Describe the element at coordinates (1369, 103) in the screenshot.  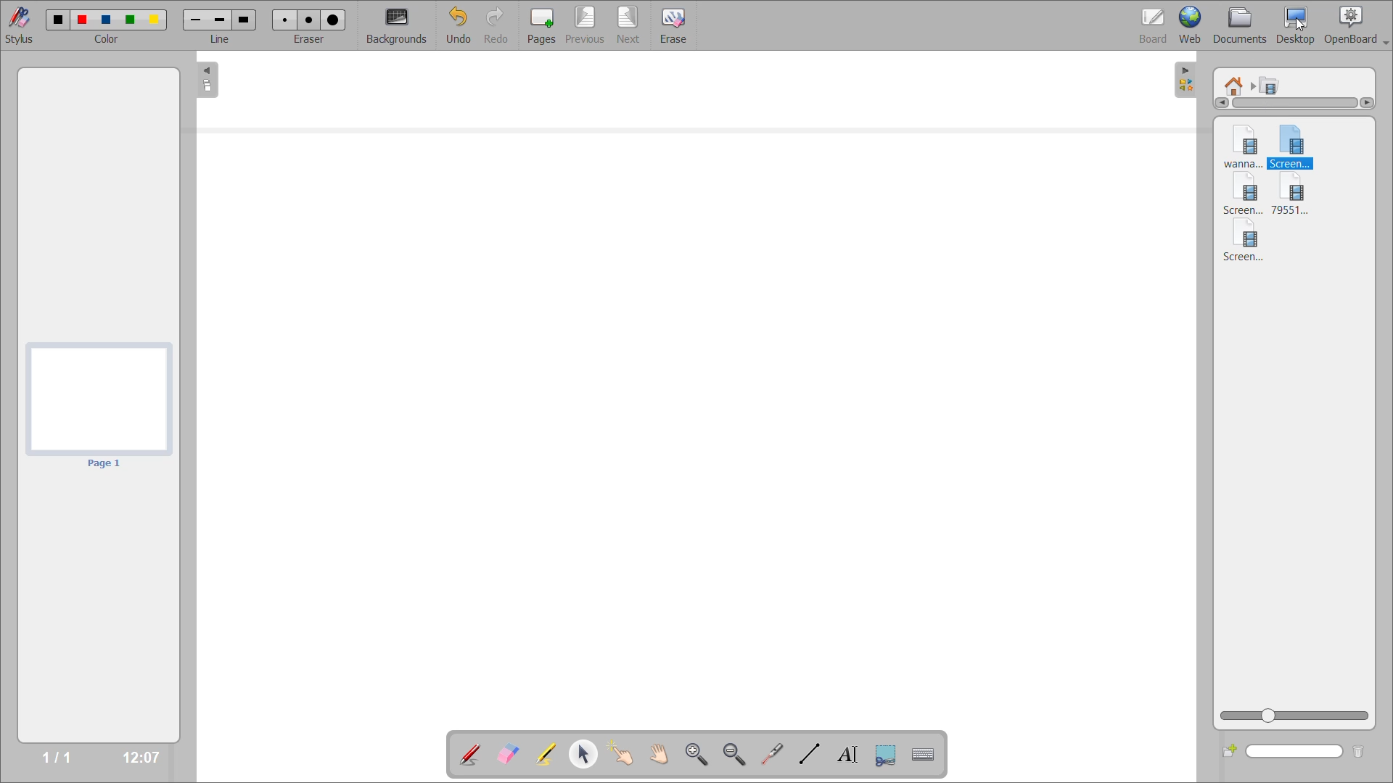
I see `Right arrow` at that location.